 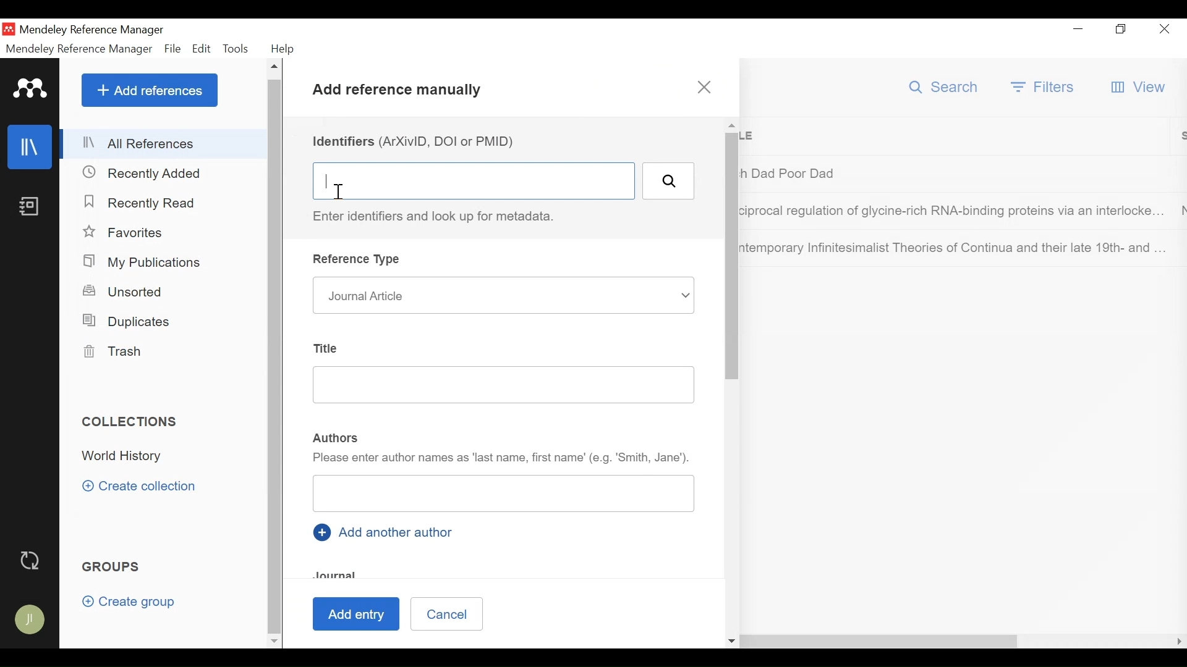 I want to click on Cursor , so click(x=158, y=105).